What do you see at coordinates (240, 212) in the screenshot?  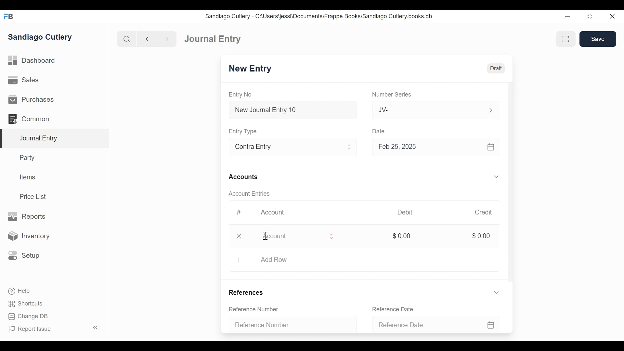 I see `#` at bounding box center [240, 212].